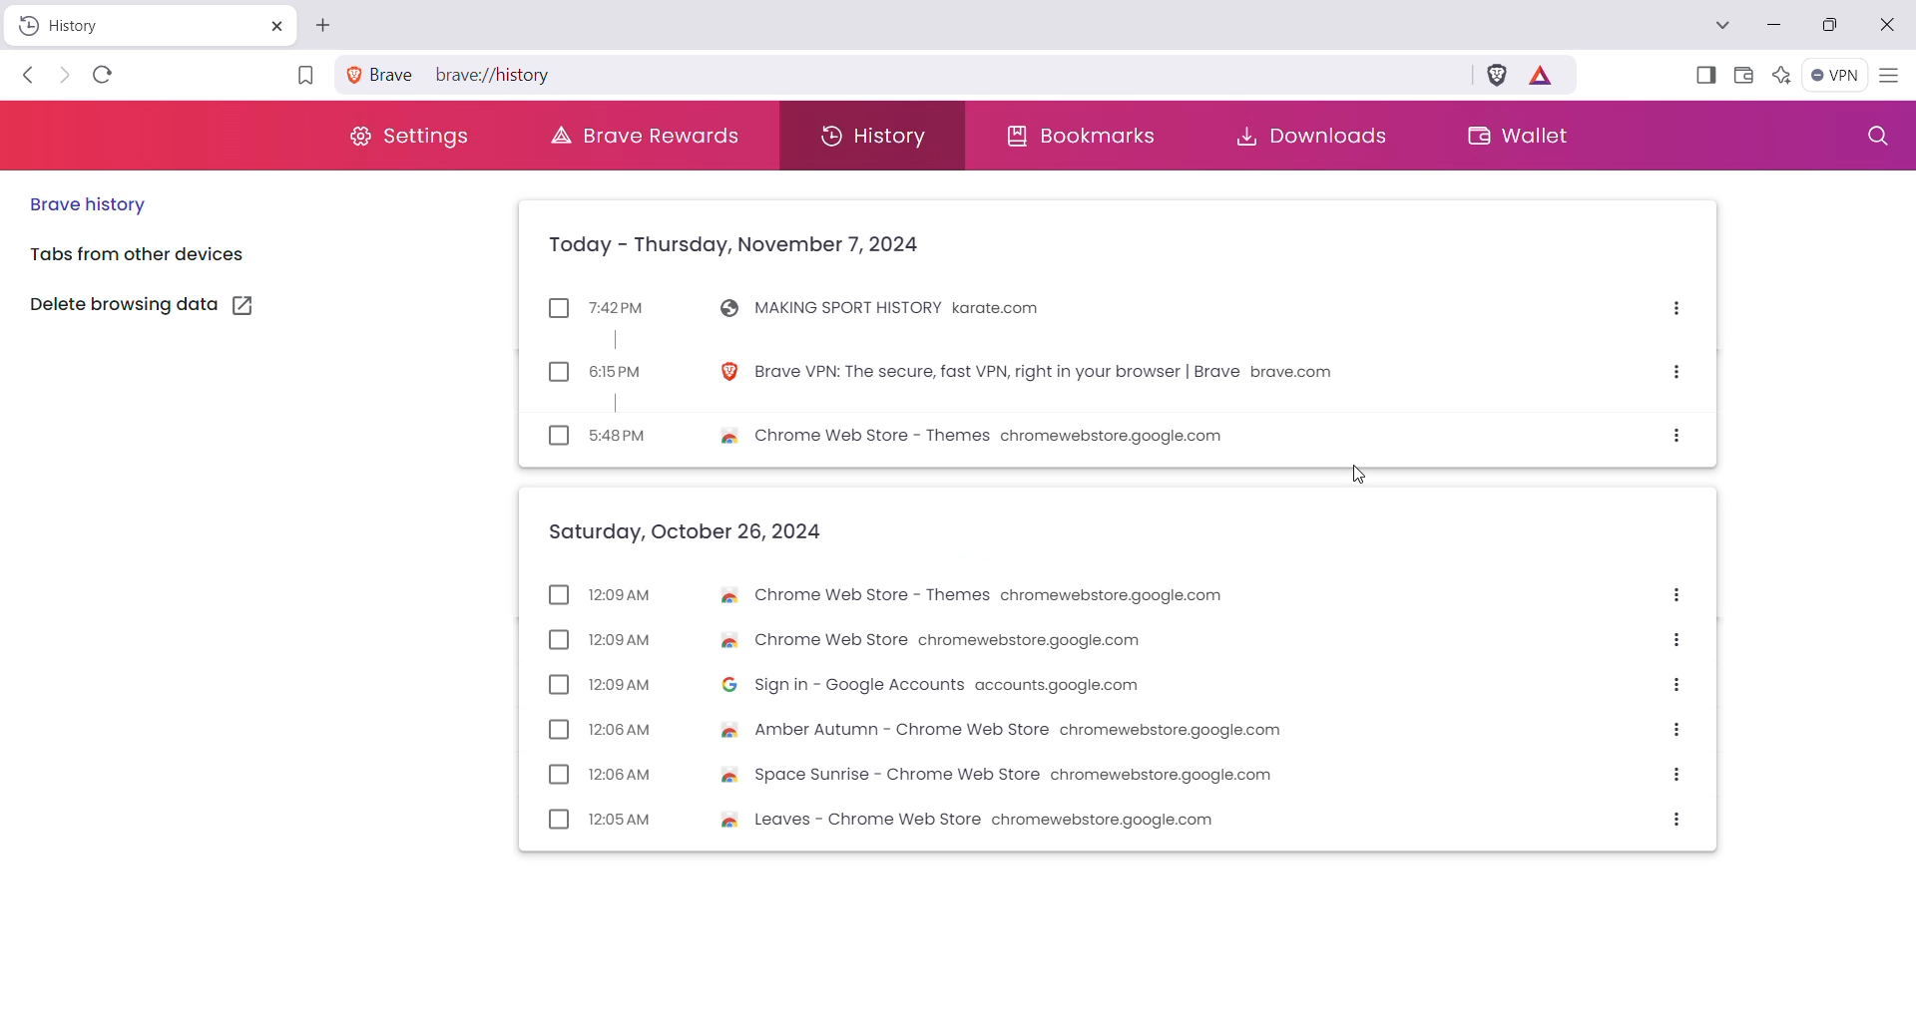  I want to click on Brave Shields, so click(1495, 75).